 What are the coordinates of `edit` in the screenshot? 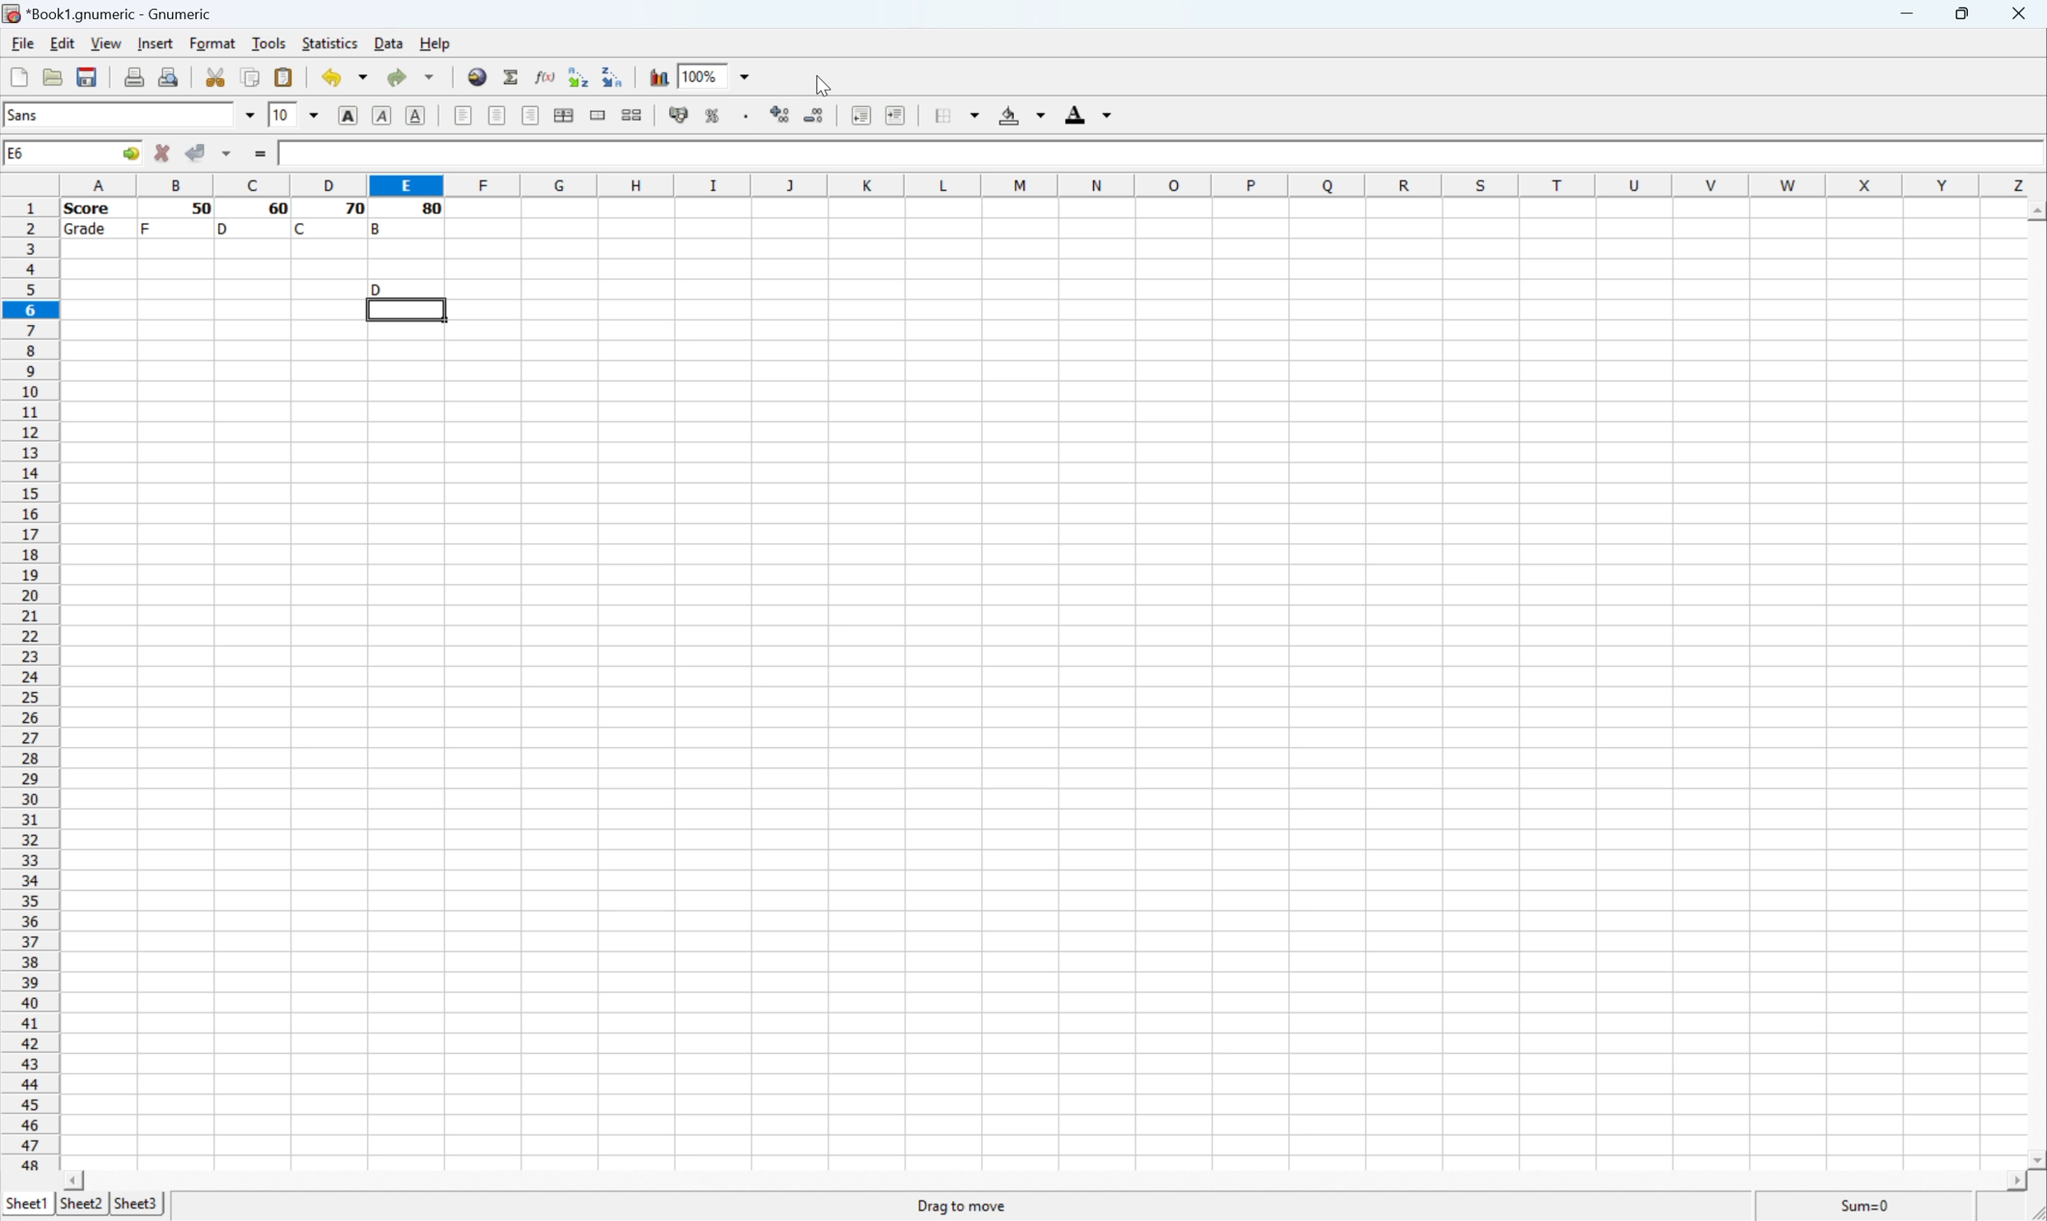 It's located at (62, 44).